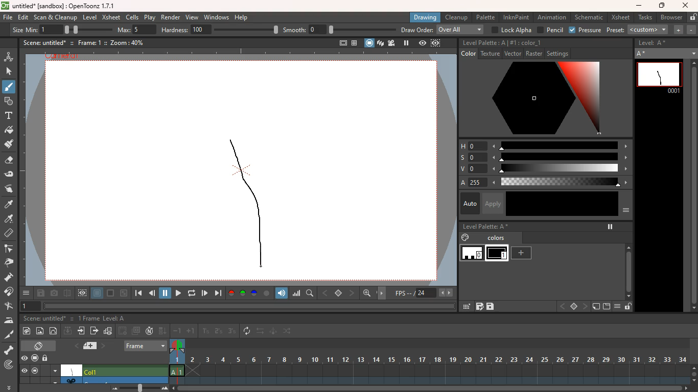  I want to click on pick, so click(12, 263).